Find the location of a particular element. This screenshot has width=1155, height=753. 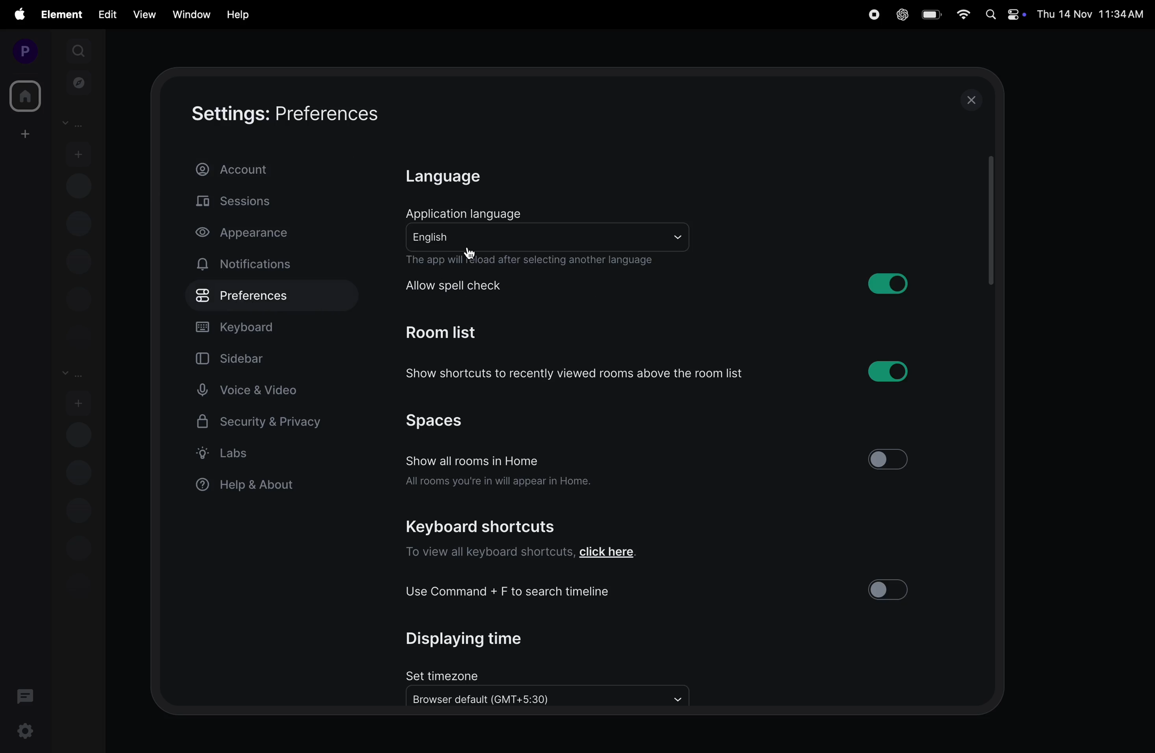

display time is located at coordinates (487, 636).